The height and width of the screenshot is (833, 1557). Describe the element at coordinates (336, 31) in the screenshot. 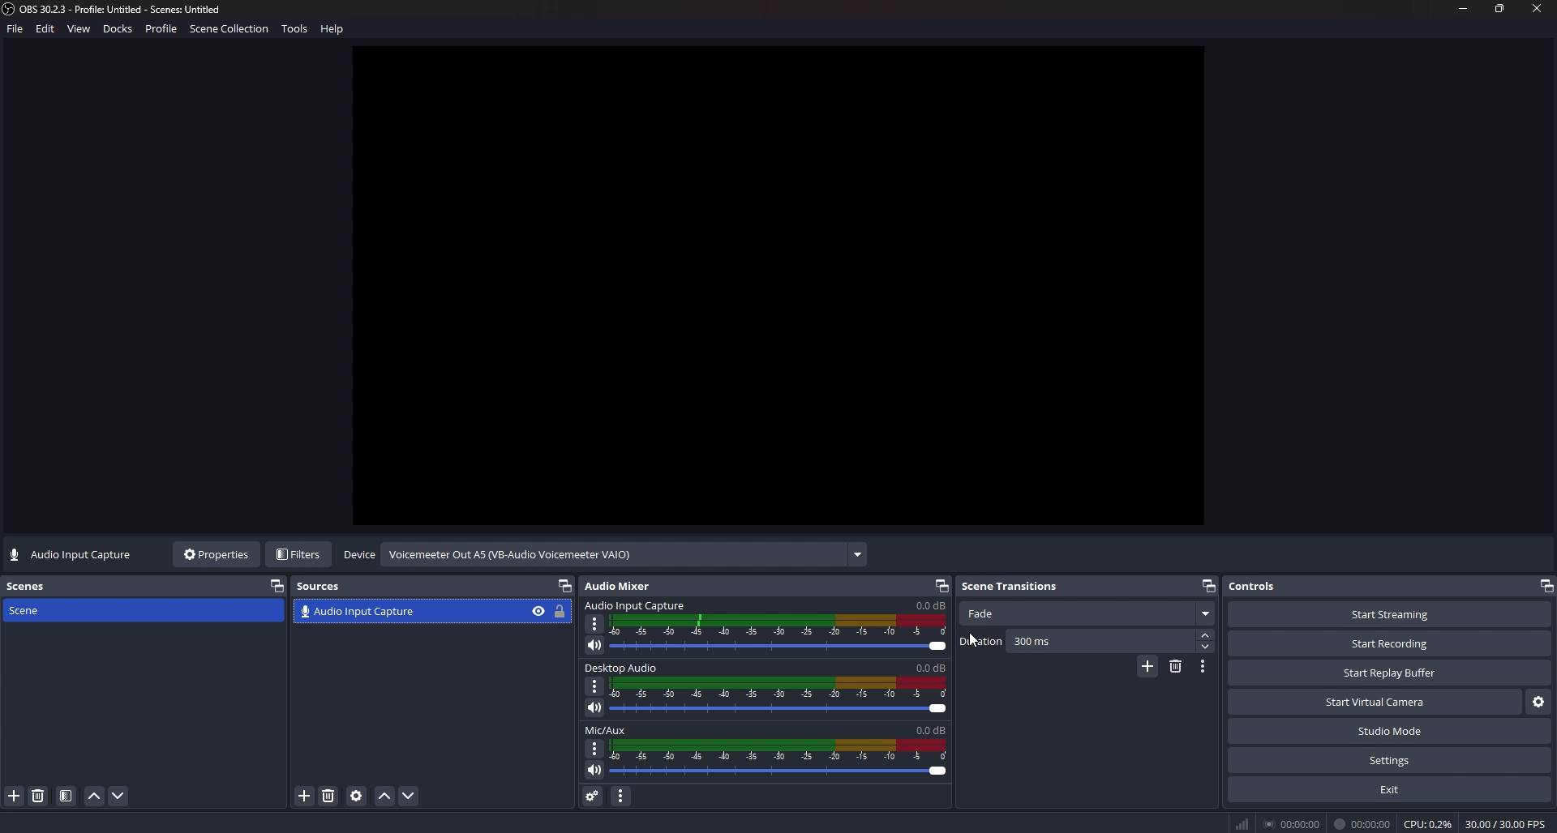

I see `help` at that location.